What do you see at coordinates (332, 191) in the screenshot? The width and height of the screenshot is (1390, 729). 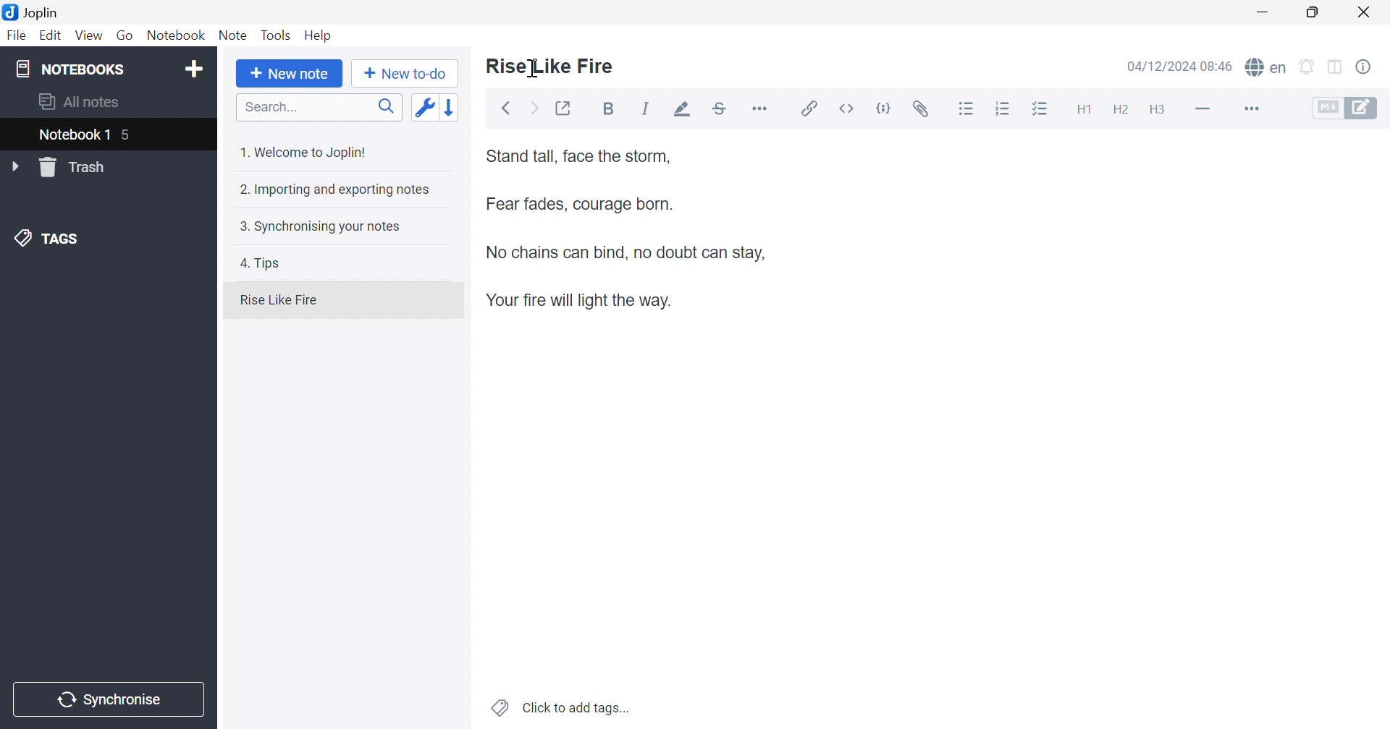 I see `2. Importing and exporting notes` at bounding box center [332, 191].